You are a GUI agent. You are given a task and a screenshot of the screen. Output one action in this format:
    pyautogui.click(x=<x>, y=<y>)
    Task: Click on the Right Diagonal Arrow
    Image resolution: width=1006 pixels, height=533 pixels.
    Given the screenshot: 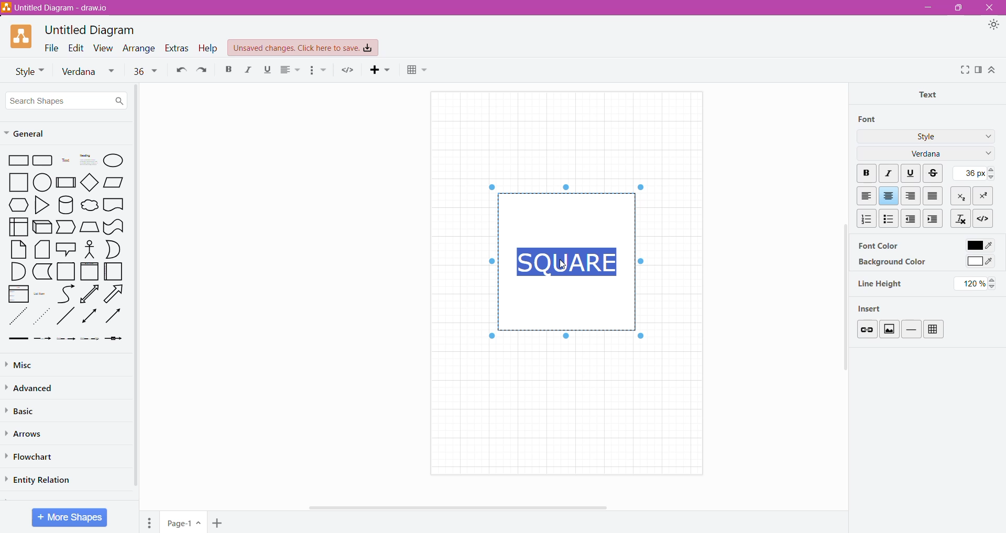 What is the action you would take?
    pyautogui.click(x=115, y=294)
    